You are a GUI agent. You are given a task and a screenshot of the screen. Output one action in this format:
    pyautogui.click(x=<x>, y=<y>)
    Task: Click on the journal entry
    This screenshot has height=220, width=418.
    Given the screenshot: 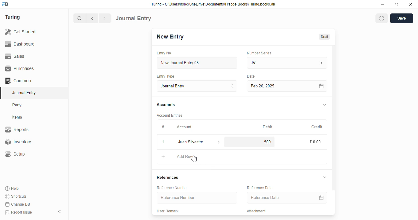 What is the action you would take?
    pyautogui.click(x=24, y=93)
    